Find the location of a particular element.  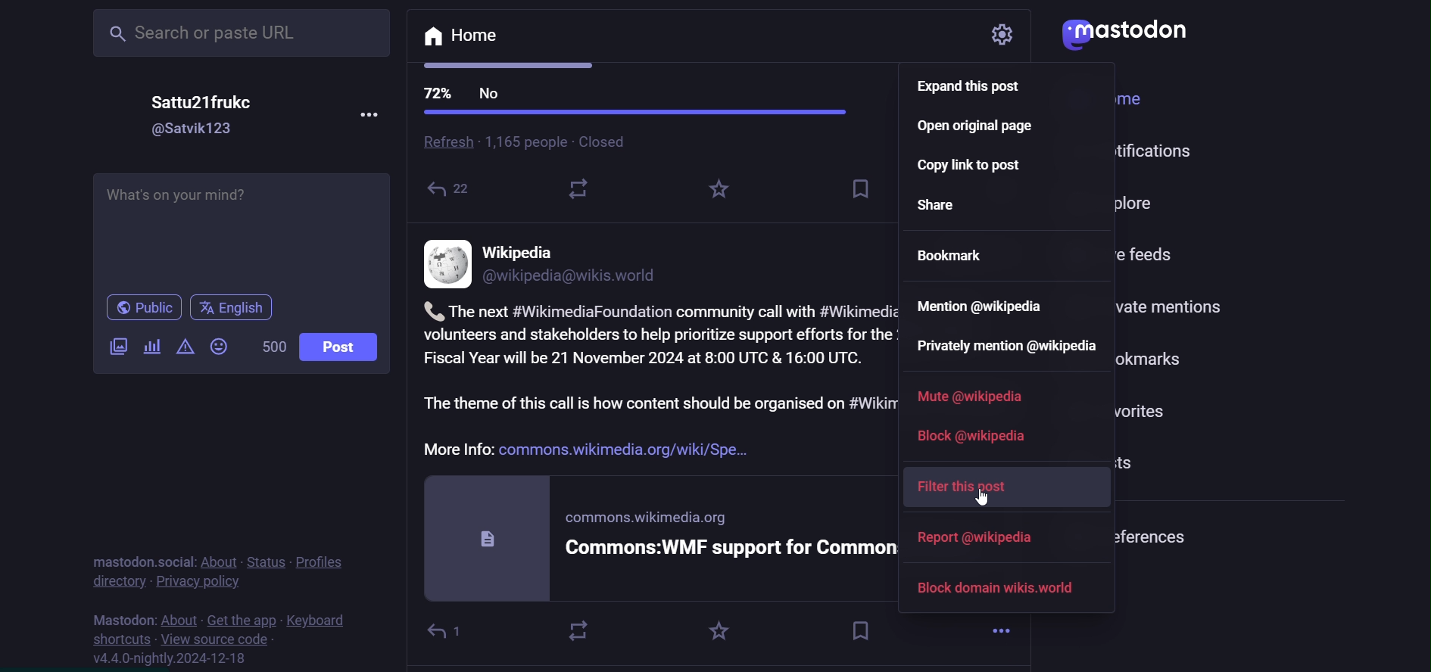

Fiscal Year will be 21 November 2024 at 8:00 UTC & 16:00 UTC. is located at coordinates (656, 359).